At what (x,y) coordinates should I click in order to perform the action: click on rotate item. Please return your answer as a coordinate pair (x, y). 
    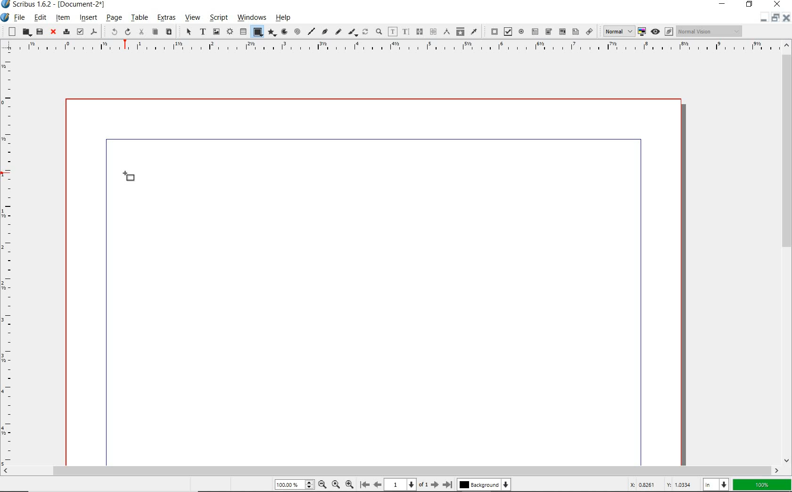
    Looking at the image, I should click on (365, 31).